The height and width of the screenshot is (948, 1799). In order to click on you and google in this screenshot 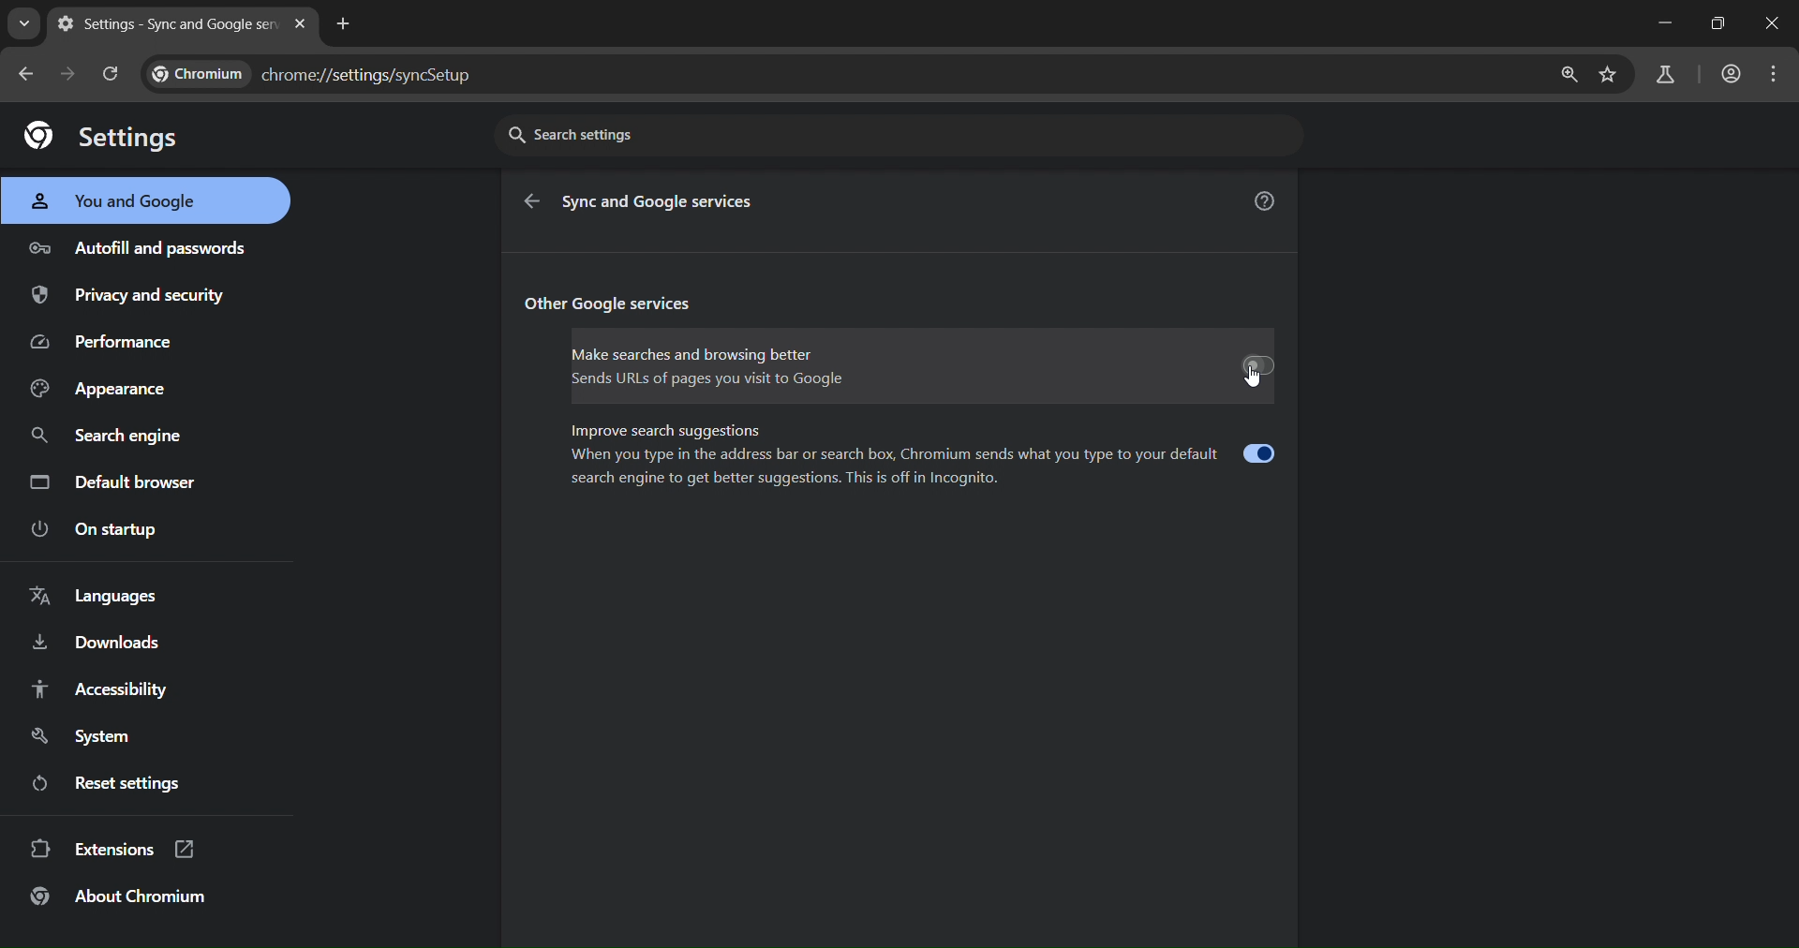, I will do `click(125, 200)`.